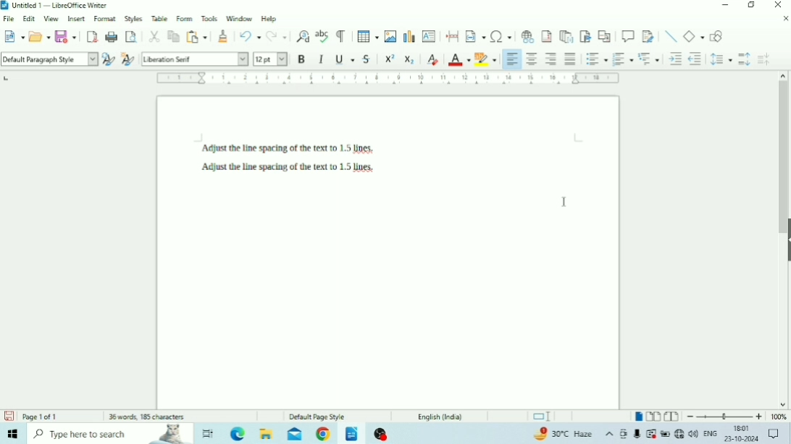  Describe the element at coordinates (624, 434) in the screenshot. I see `Meet Now` at that location.